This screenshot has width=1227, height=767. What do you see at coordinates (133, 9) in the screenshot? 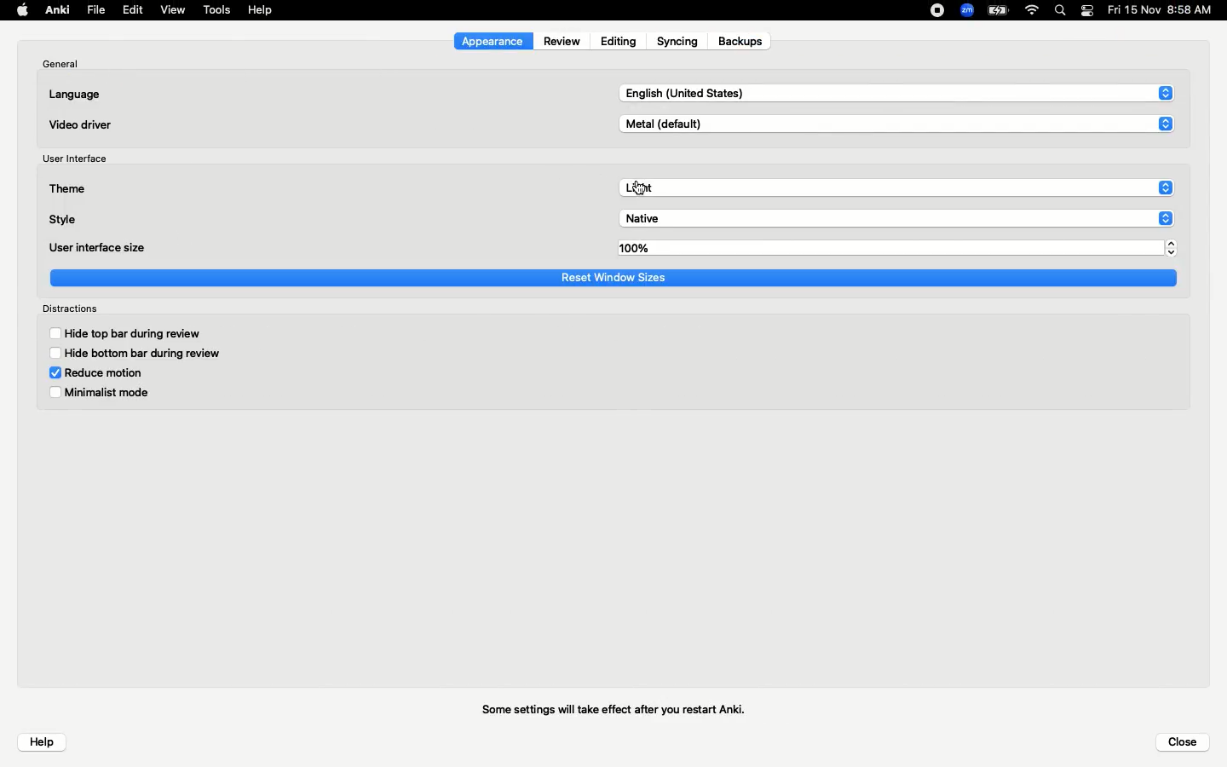
I see `Edit` at bounding box center [133, 9].